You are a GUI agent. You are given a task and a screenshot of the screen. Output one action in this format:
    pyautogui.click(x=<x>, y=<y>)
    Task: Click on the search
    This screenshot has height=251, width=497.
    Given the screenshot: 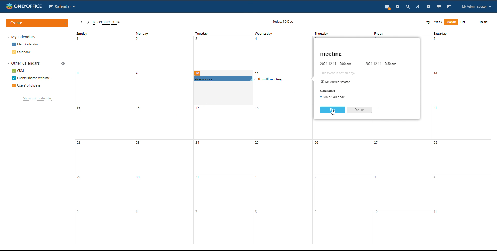 What is the action you would take?
    pyautogui.click(x=424, y=7)
    